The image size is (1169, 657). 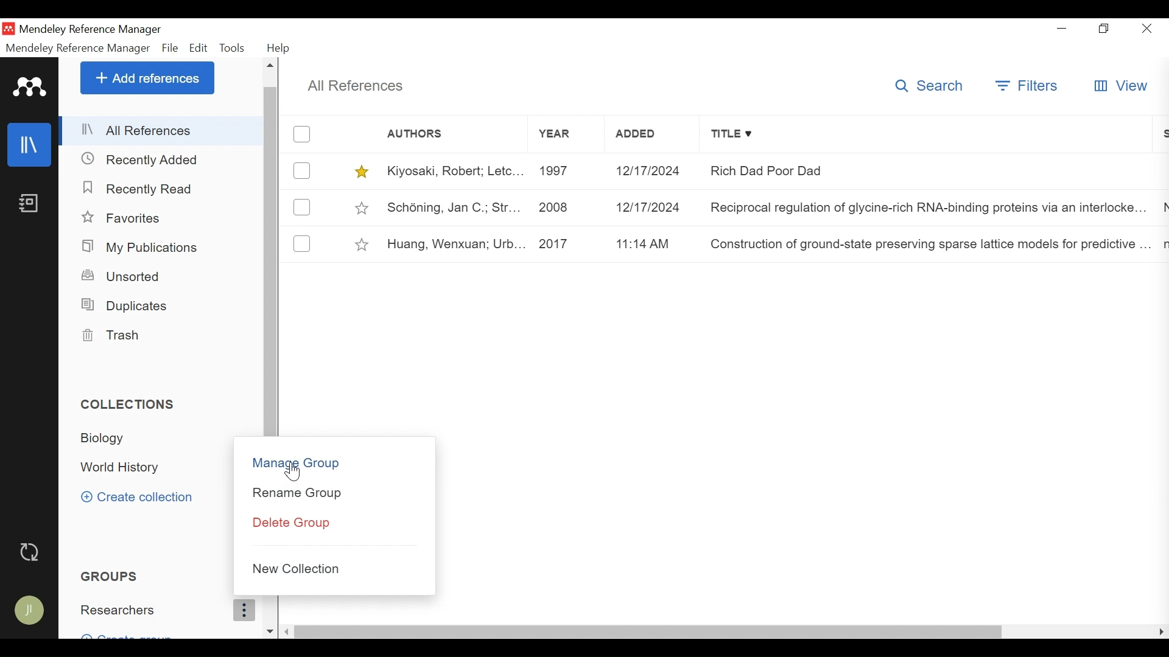 What do you see at coordinates (567, 244) in the screenshot?
I see `2017` at bounding box center [567, 244].